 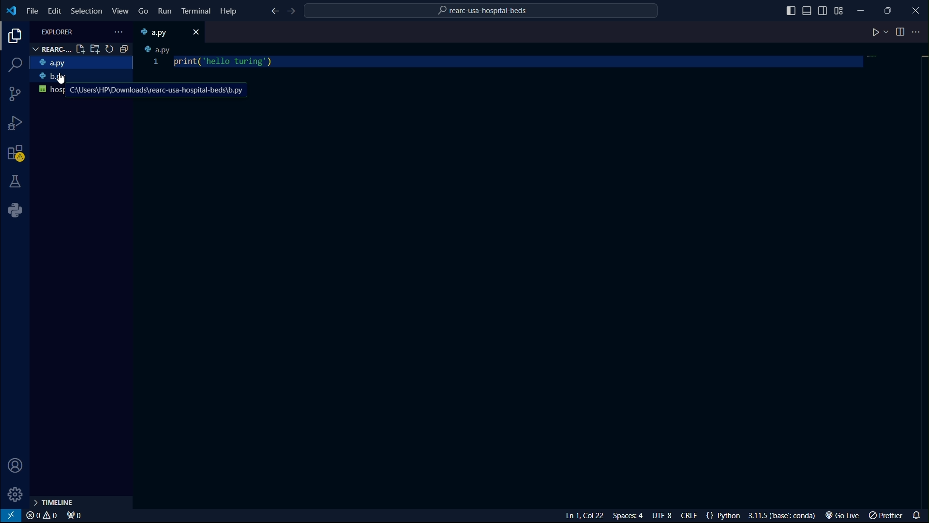 I want to click on prettier extension, so click(x=886, y=515).